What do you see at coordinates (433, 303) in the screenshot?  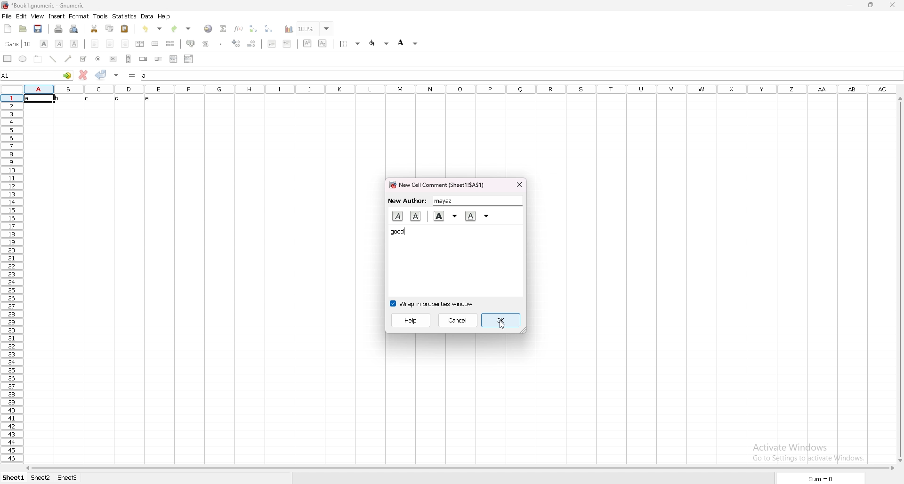 I see `wrap in properties window` at bounding box center [433, 303].